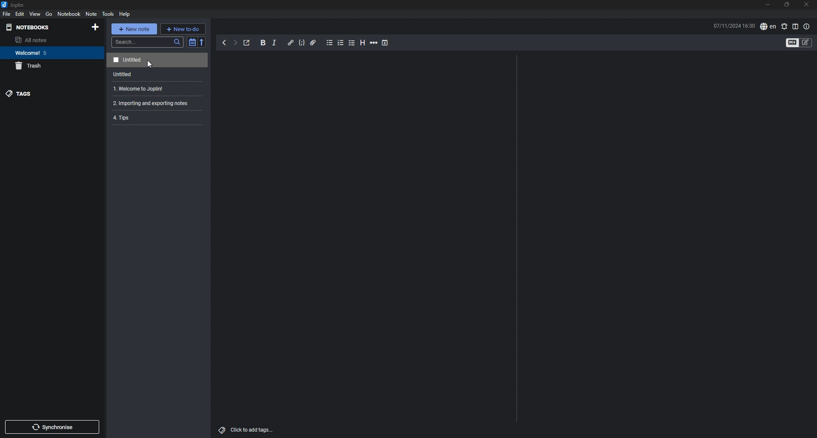 The image size is (817, 438). Describe the element at coordinates (352, 43) in the screenshot. I see `checkbox` at that location.